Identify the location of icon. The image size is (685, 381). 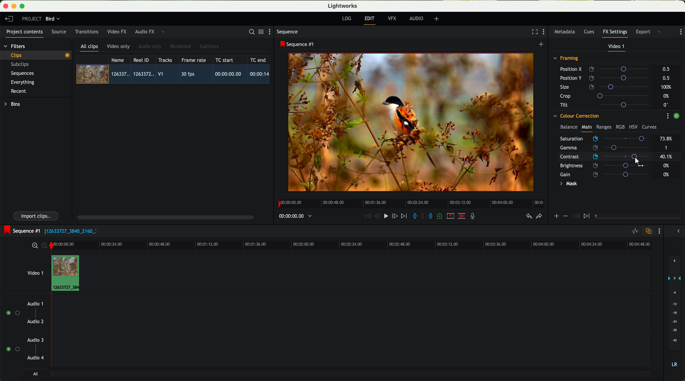
(587, 216).